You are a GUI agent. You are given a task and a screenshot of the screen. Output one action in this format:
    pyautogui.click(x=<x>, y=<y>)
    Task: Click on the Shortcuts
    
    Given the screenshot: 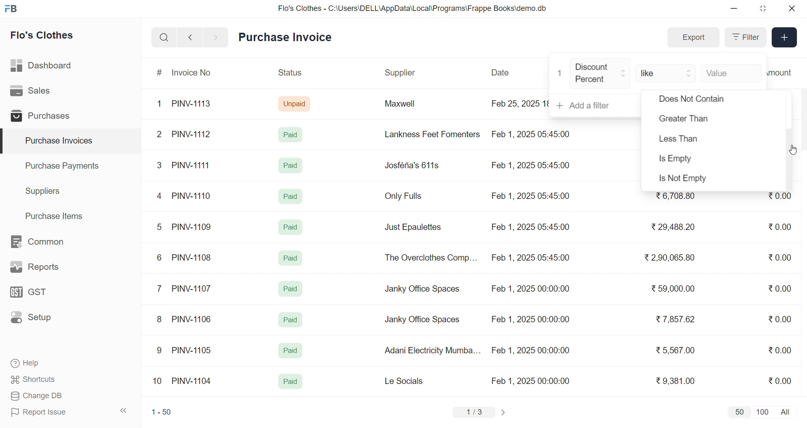 What is the action you would take?
    pyautogui.click(x=53, y=380)
    